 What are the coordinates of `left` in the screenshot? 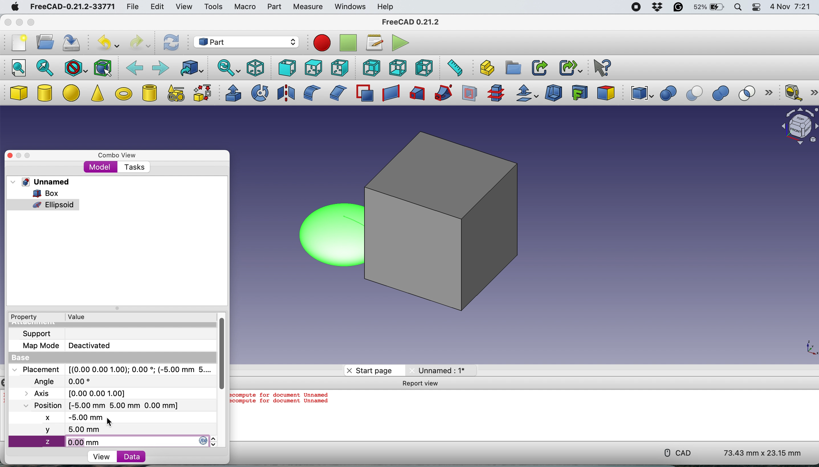 It's located at (425, 68).